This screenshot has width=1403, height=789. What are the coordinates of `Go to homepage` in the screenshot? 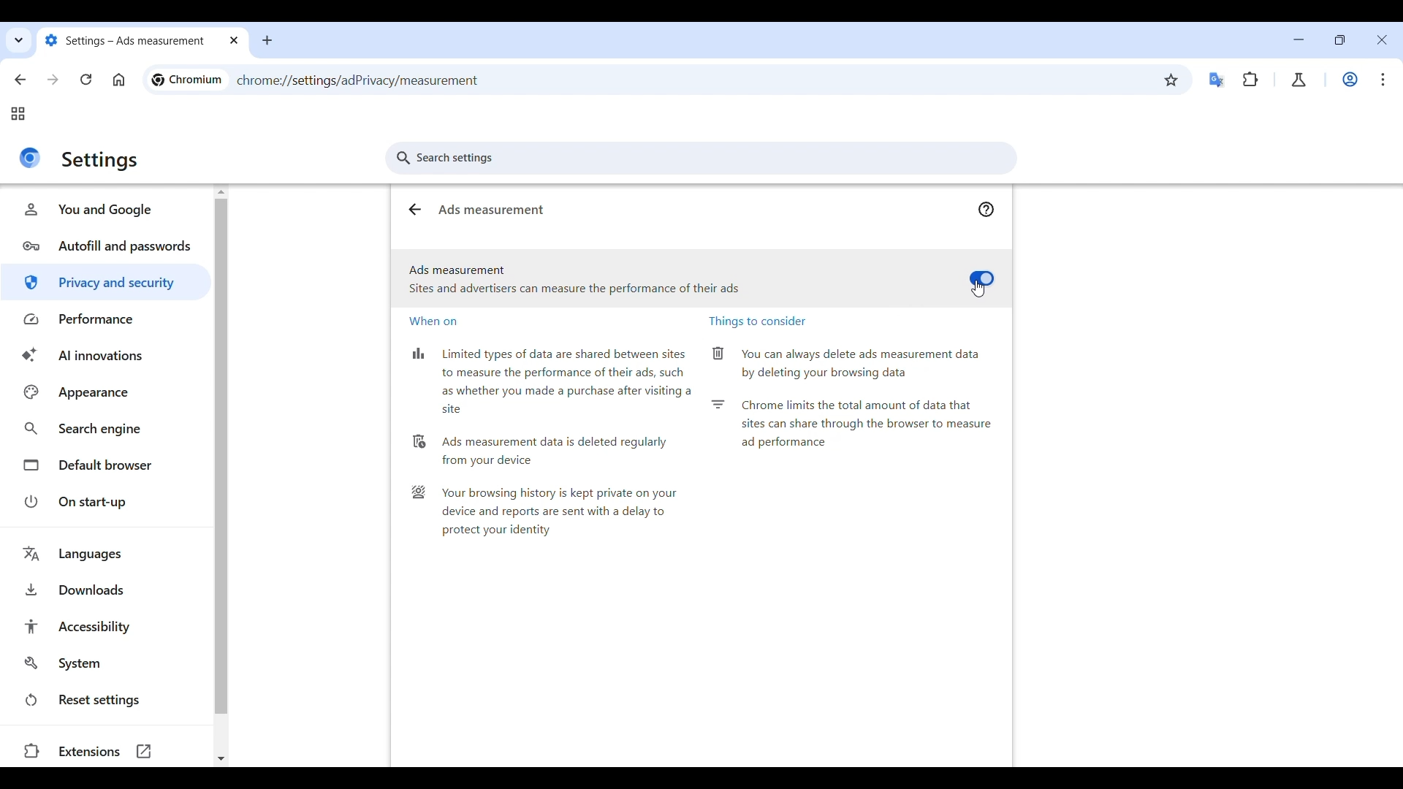 It's located at (119, 80).